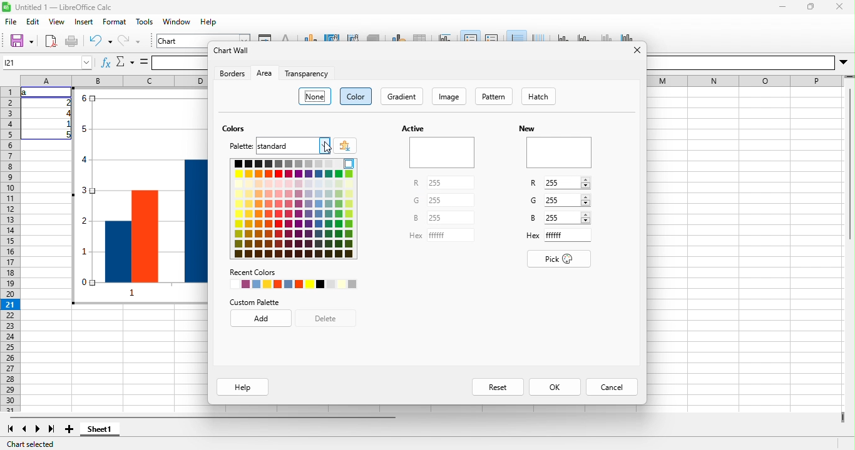 The width and height of the screenshot is (855, 450). Describe the element at coordinates (265, 37) in the screenshot. I see `format selection` at that location.